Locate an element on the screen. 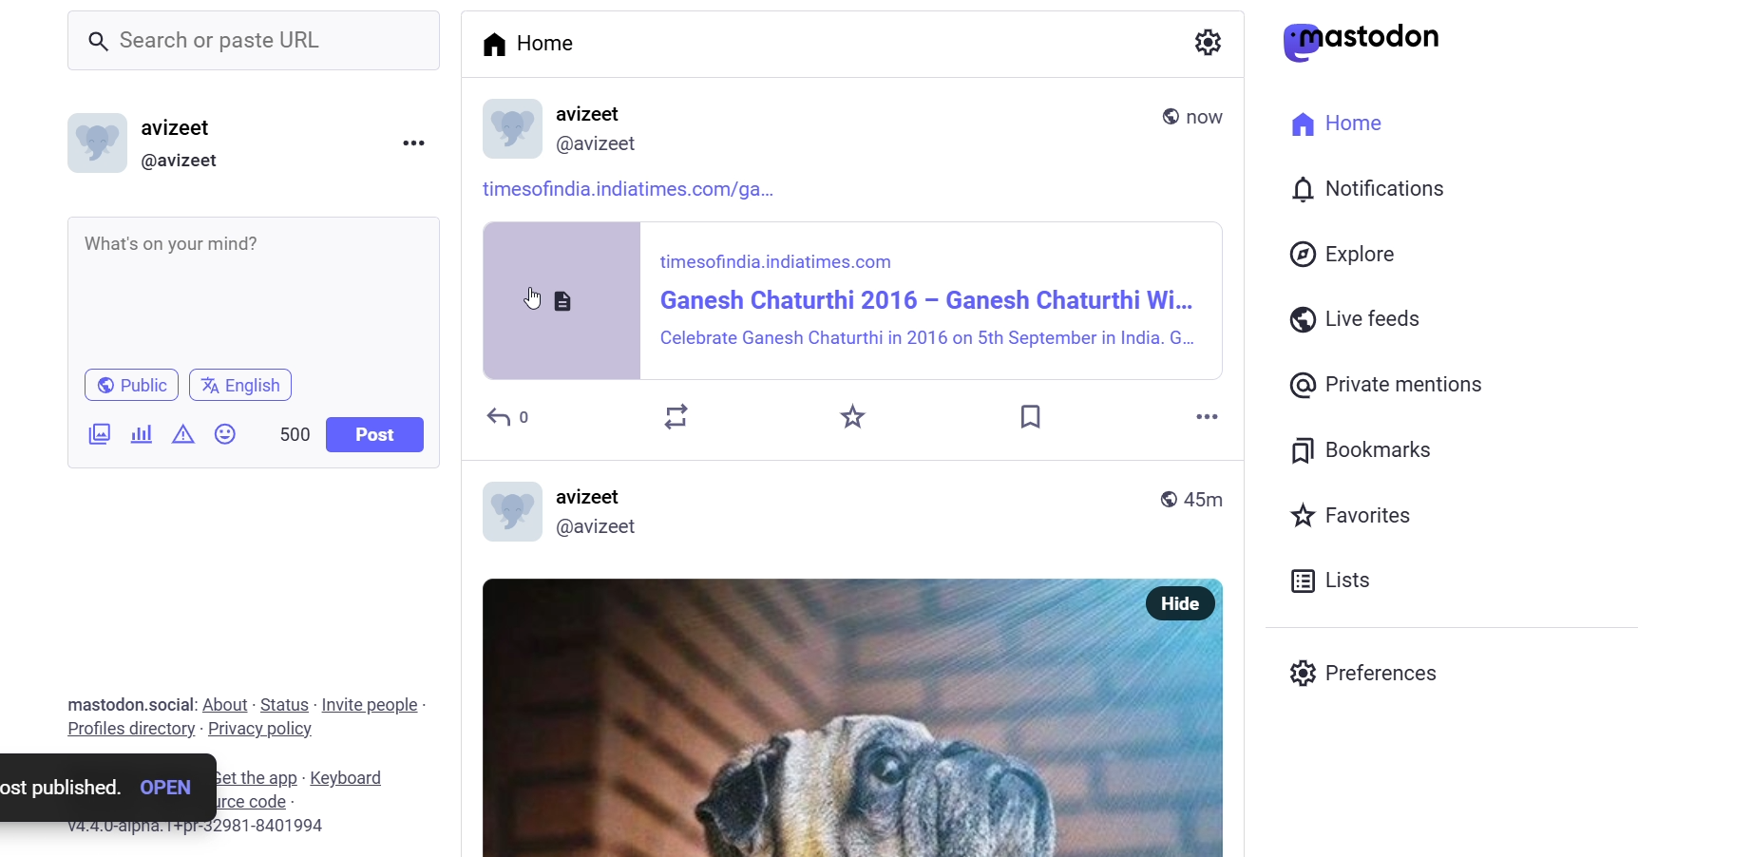 This screenshot has height=857, width=1752. article link is located at coordinates (258, 270).